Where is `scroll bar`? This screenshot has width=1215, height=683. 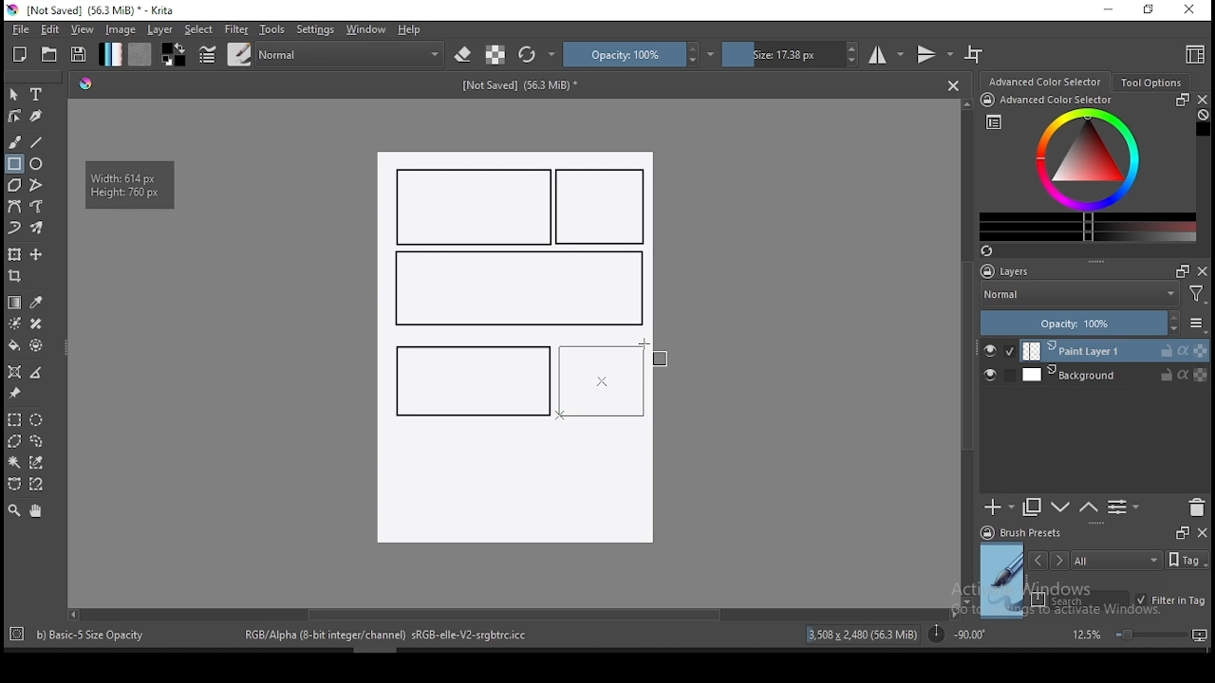 scroll bar is located at coordinates (512, 613).